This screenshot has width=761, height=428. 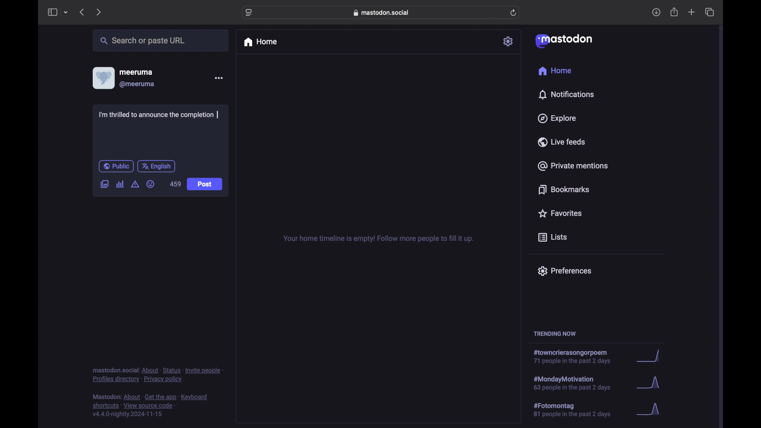 What do you see at coordinates (218, 115) in the screenshot?
I see `text cursor` at bounding box center [218, 115].